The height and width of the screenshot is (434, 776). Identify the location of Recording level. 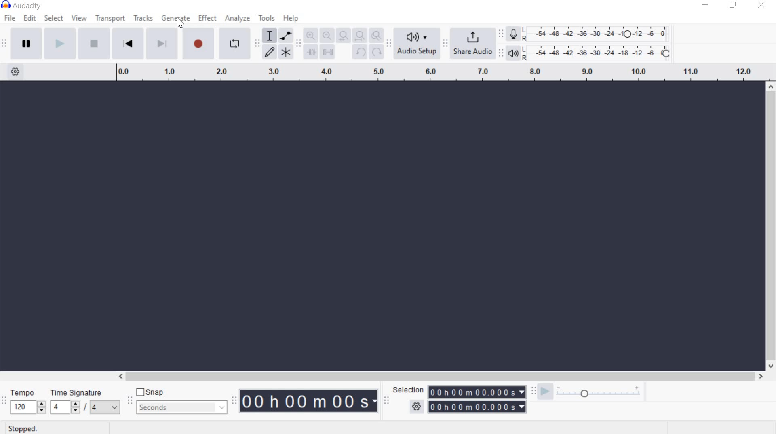
(599, 32).